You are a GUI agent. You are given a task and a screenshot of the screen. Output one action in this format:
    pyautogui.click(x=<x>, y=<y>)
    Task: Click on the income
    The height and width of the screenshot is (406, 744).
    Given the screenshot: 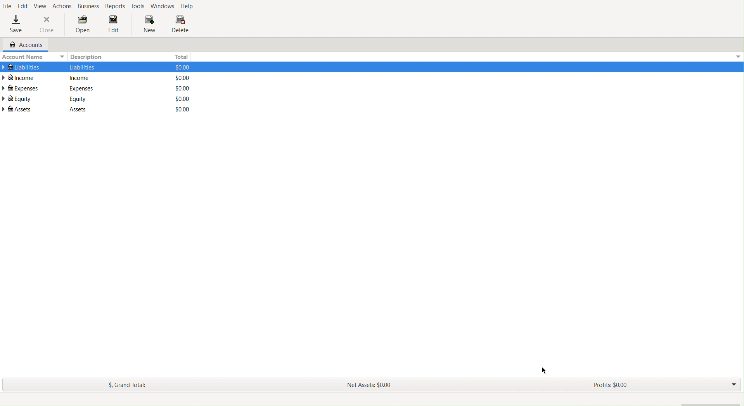 What is the action you would take?
    pyautogui.click(x=81, y=78)
    